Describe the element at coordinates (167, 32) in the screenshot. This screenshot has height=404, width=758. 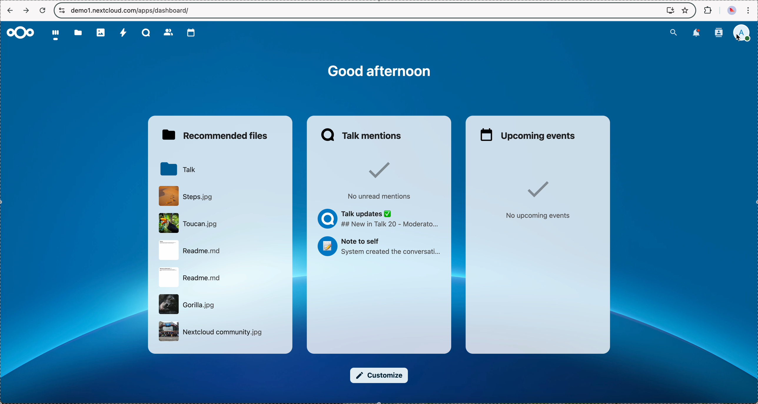
I see `contacts` at that location.